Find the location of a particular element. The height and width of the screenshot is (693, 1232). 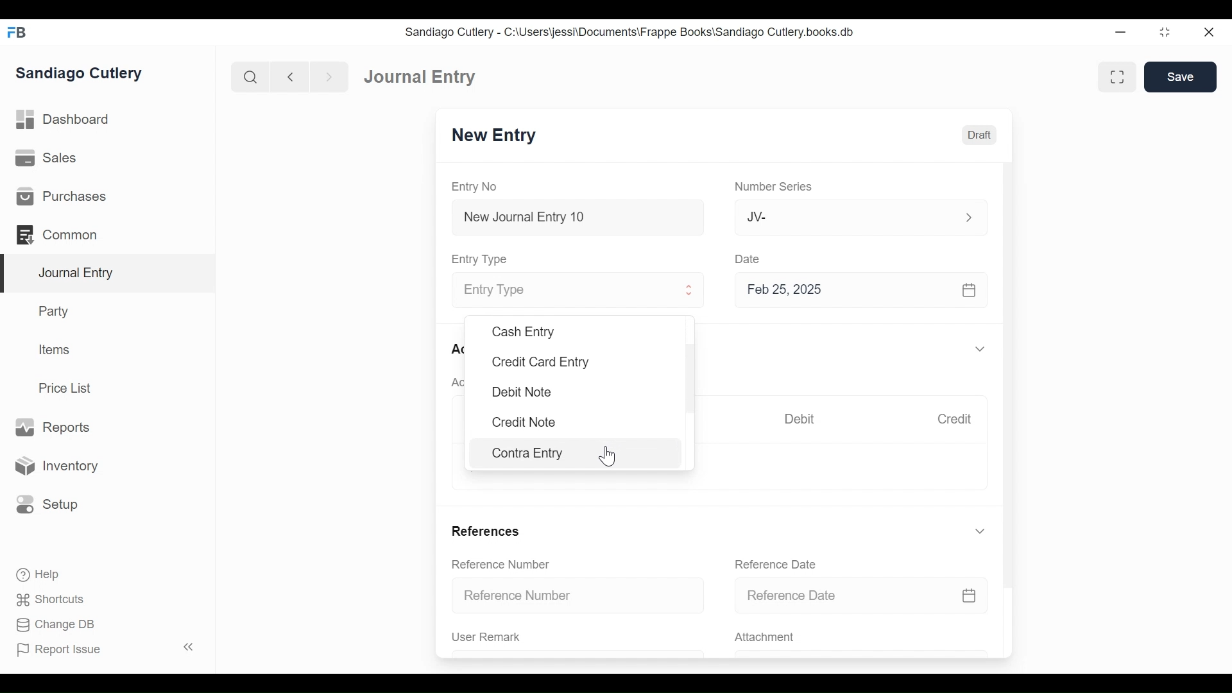

Shortcuts is located at coordinates (47, 599).